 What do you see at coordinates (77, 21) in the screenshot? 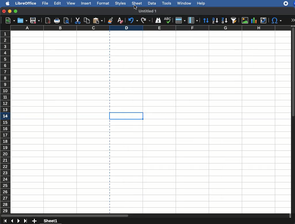
I see `cut` at bounding box center [77, 21].